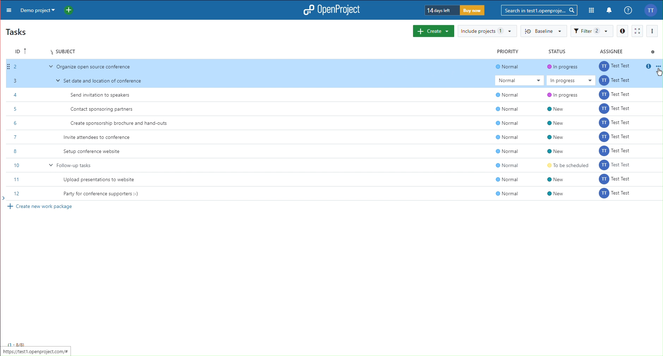 Image resolution: width=663 pixels, height=356 pixels. I want to click on normal, so click(509, 132).